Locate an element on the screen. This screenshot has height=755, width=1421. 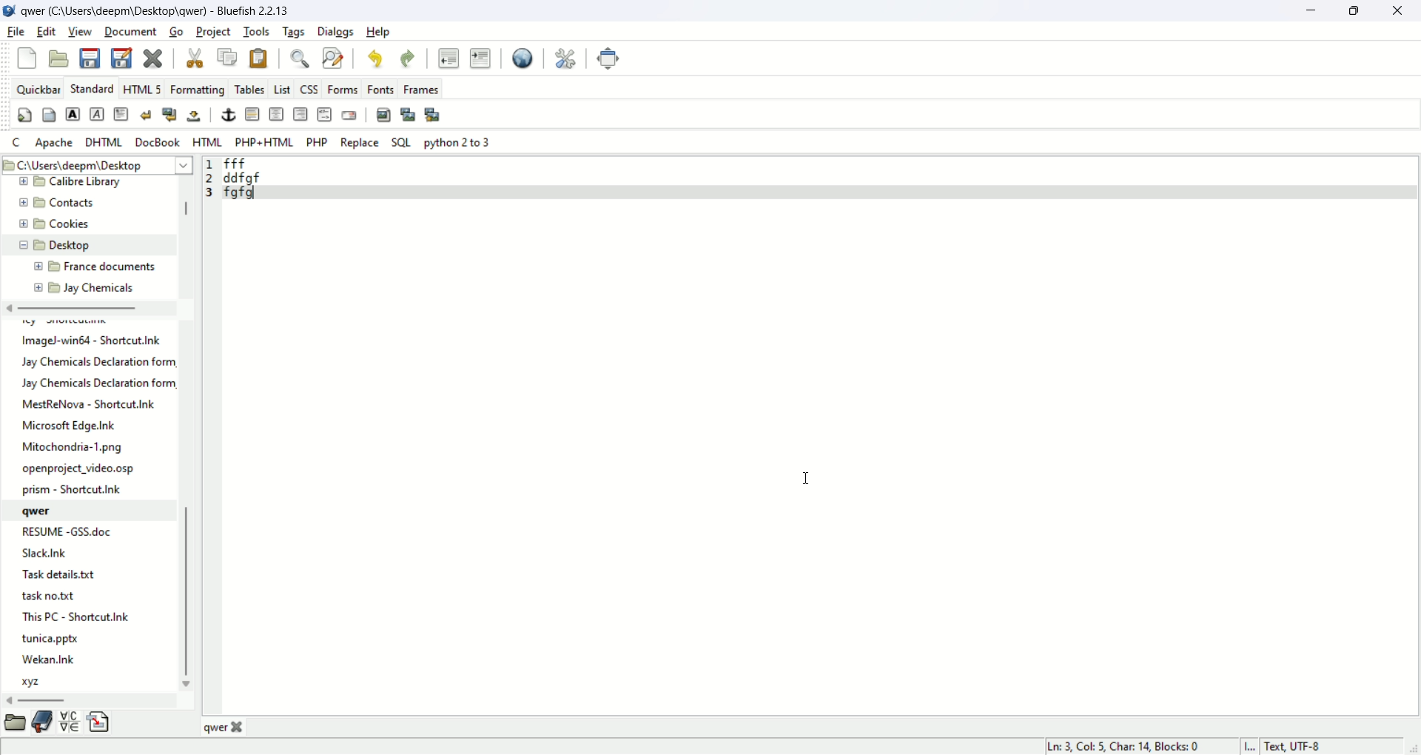
strong is located at coordinates (73, 114).